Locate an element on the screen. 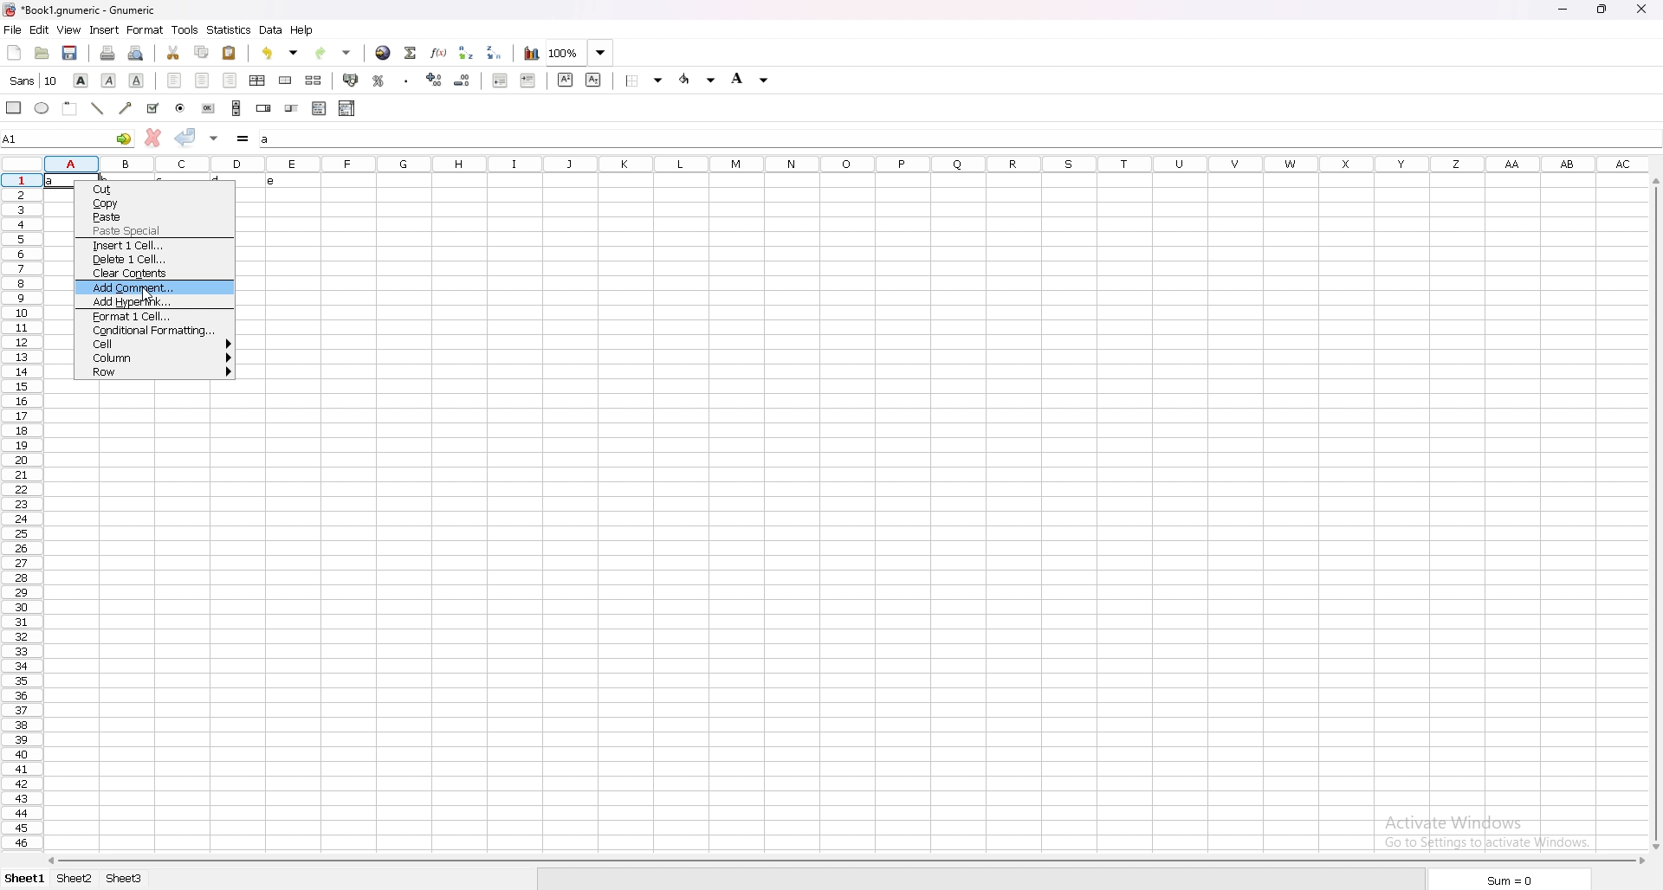 The width and height of the screenshot is (1663, 890). sort descending is located at coordinates (495, 53).